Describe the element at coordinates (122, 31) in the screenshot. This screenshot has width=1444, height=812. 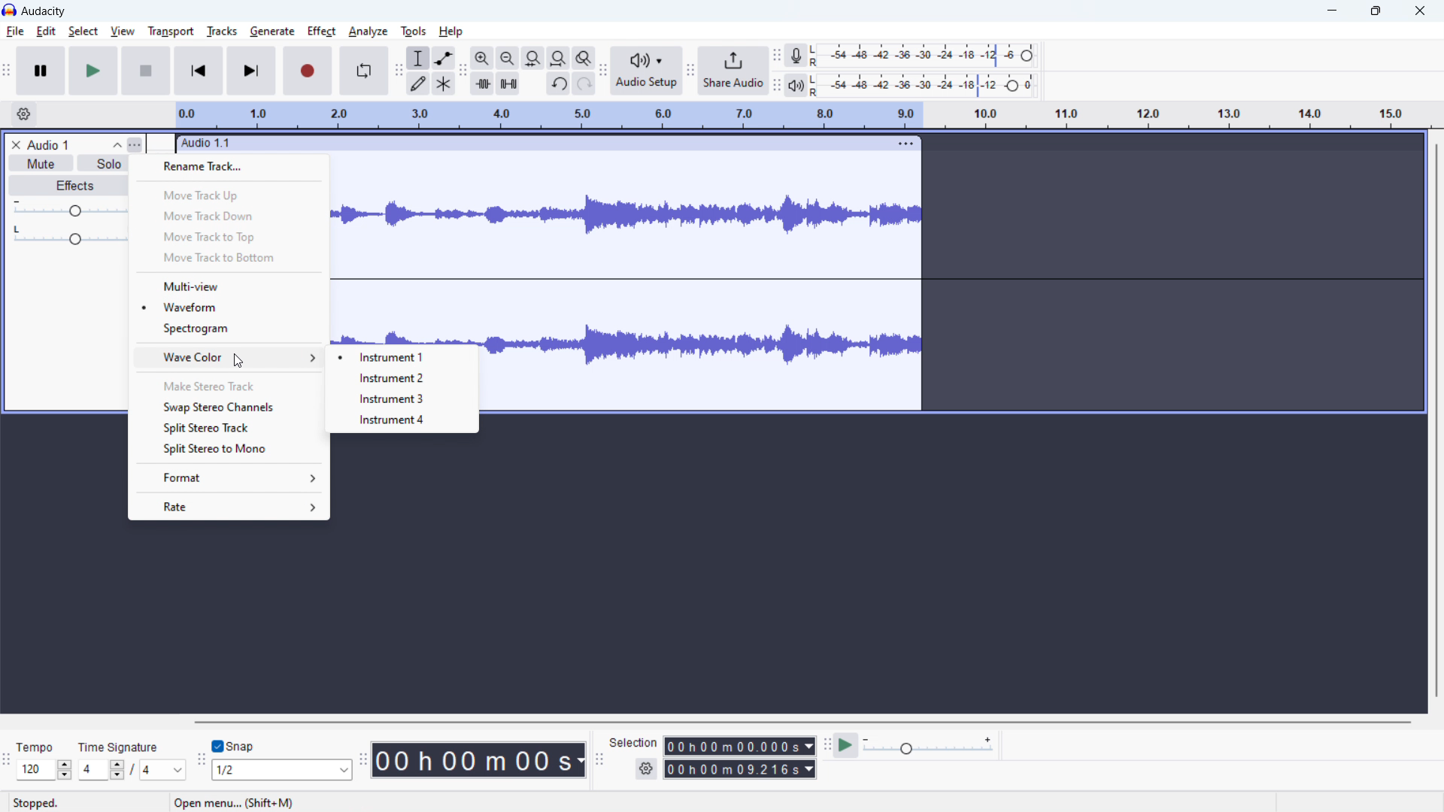
I see `view` at that location.